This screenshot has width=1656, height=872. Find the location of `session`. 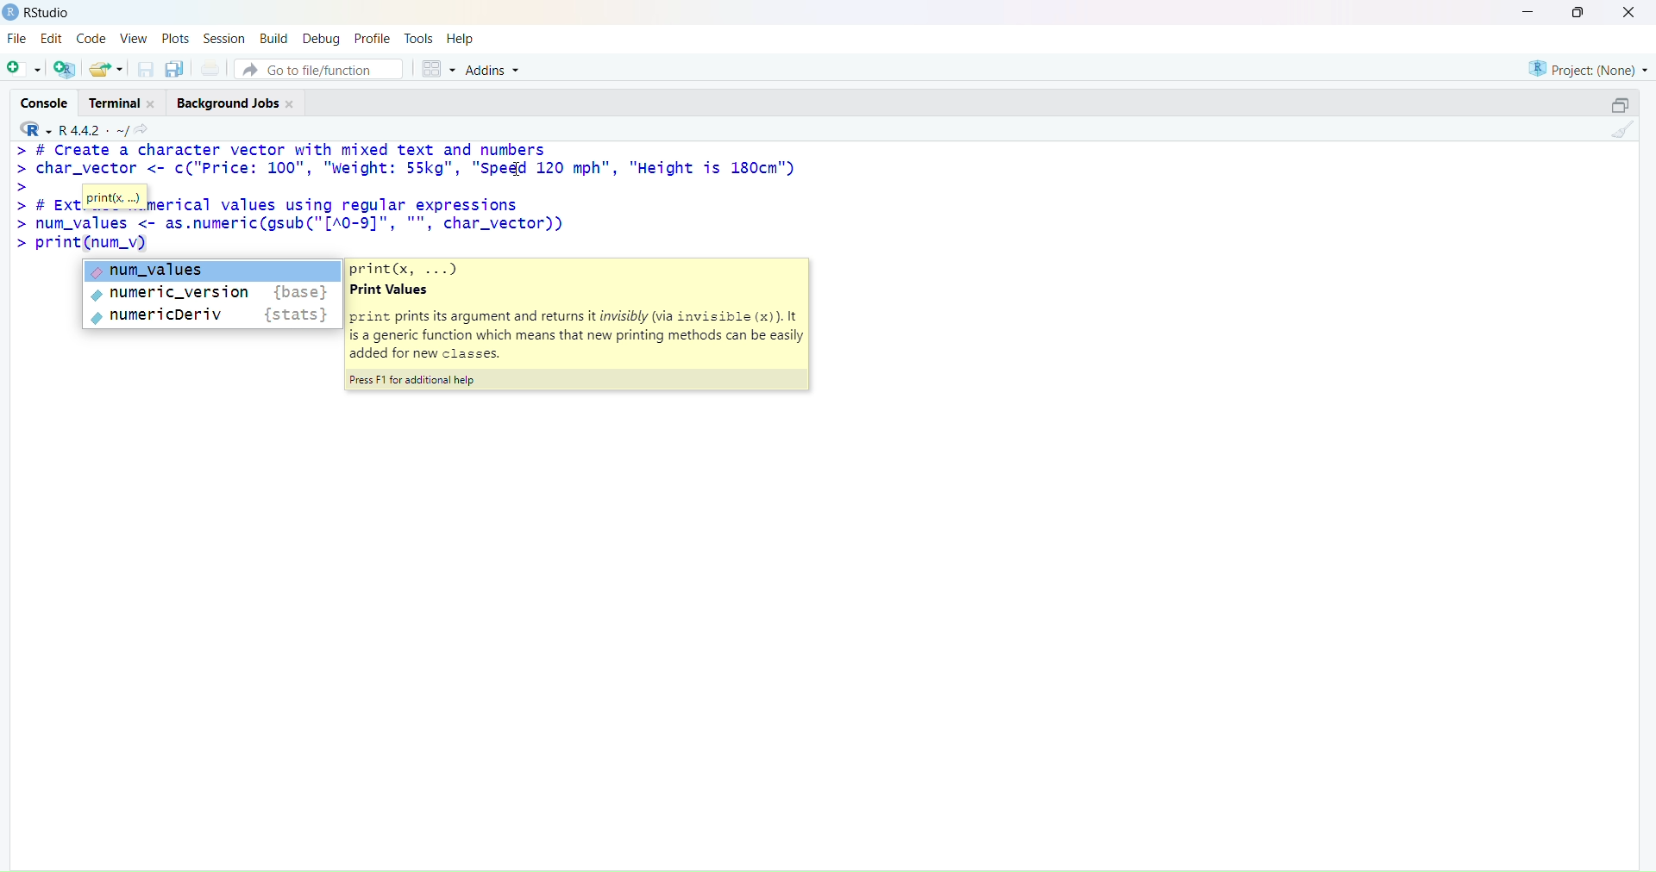

session is located at coordinates (225, 40).